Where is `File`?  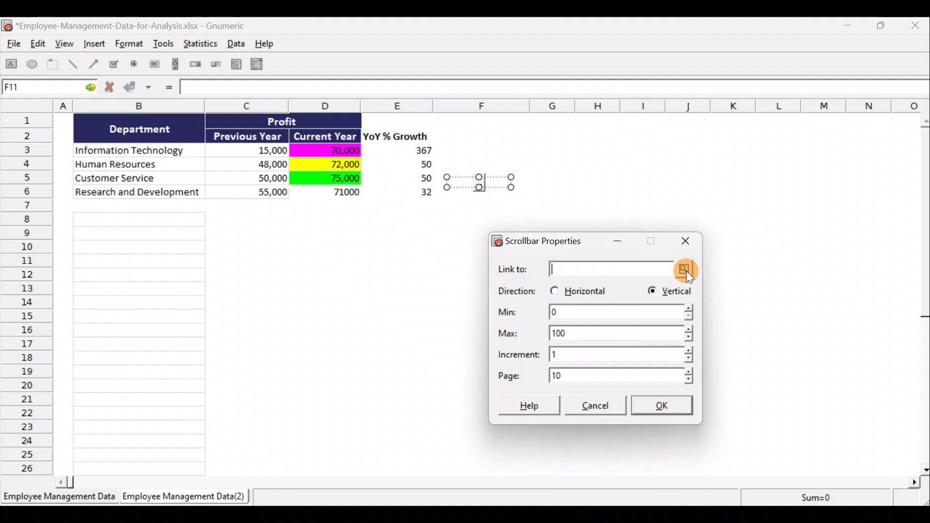
File is located at coordinates (12, 46).